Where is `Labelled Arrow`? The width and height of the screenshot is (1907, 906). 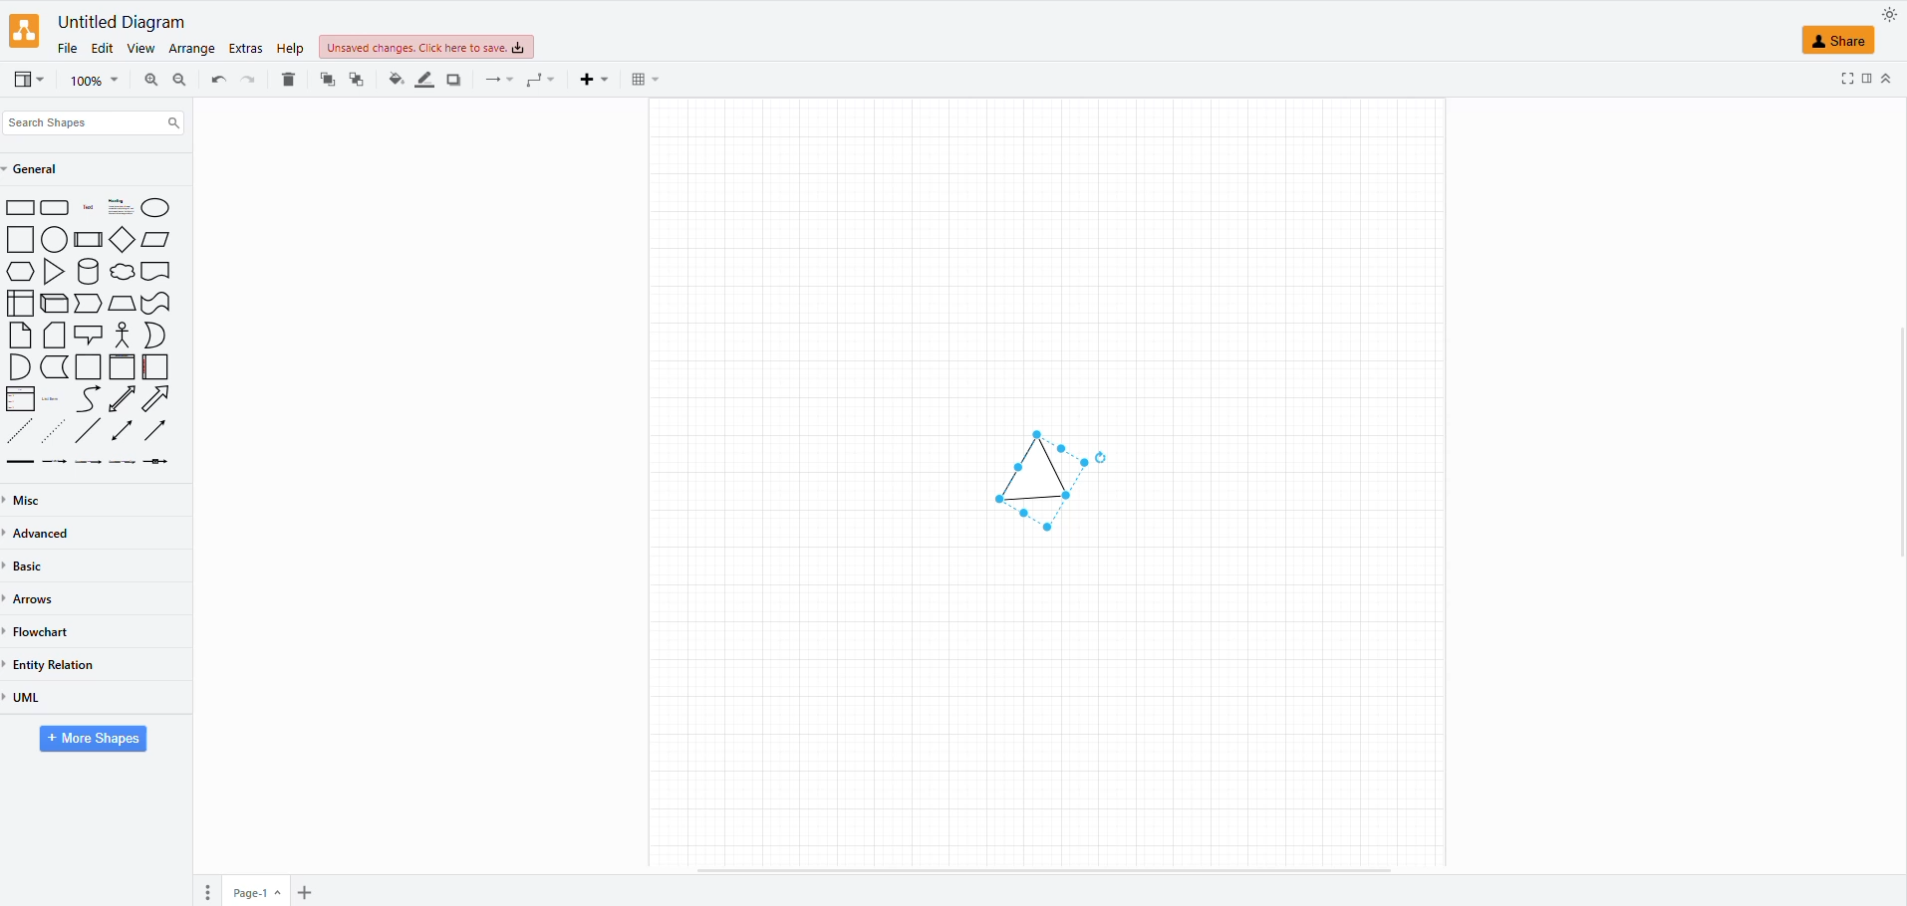
Labelled Arrow is located at coordinates (55, 463).